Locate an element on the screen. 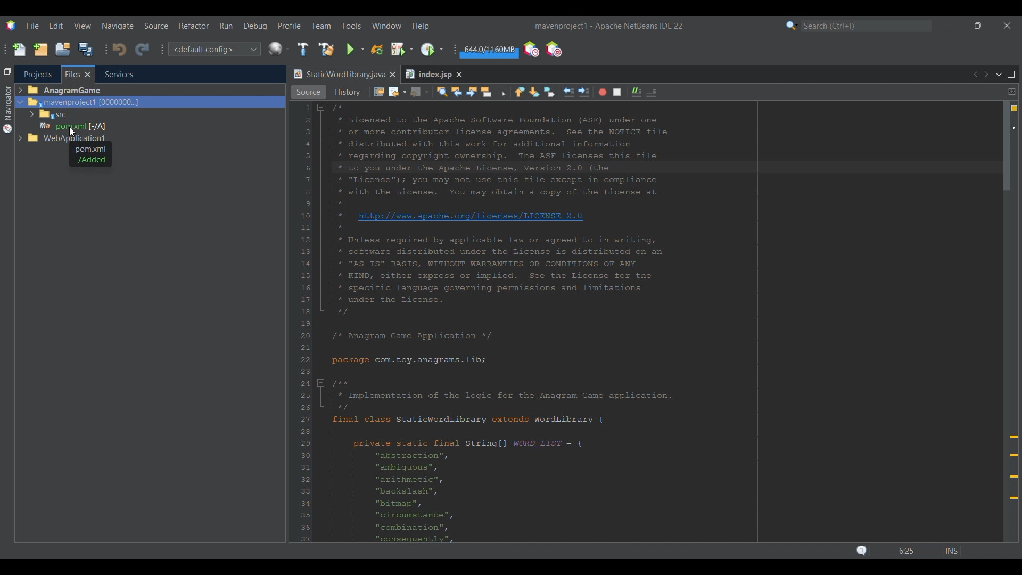 The image size is (1022, 575). New project is located at coordinates (40, 49).